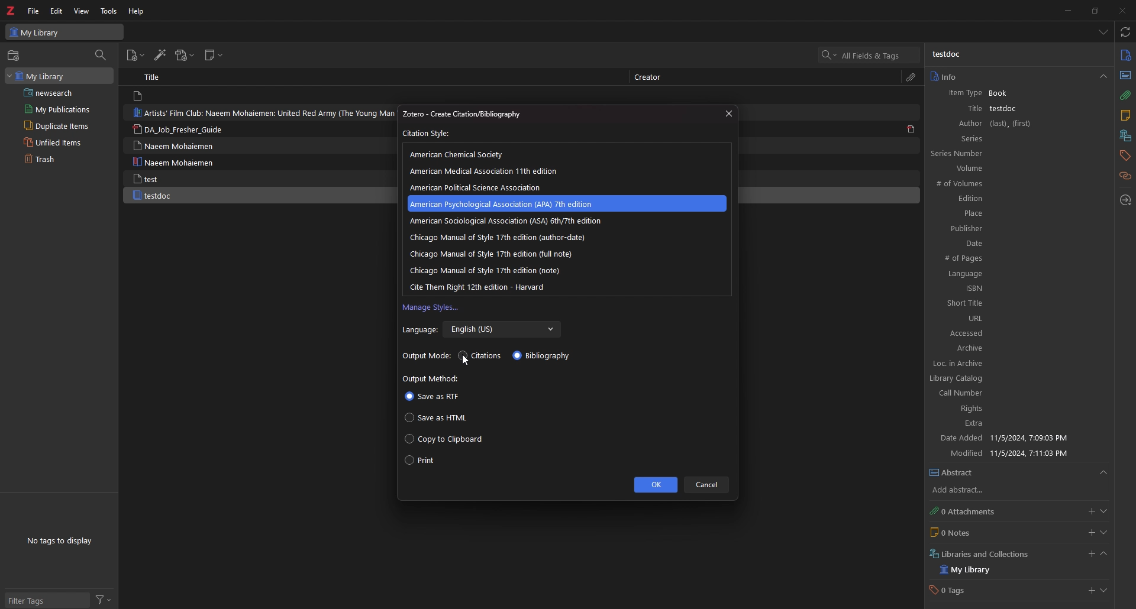  I want to click on Libraries and Collections, so click(983, 553).